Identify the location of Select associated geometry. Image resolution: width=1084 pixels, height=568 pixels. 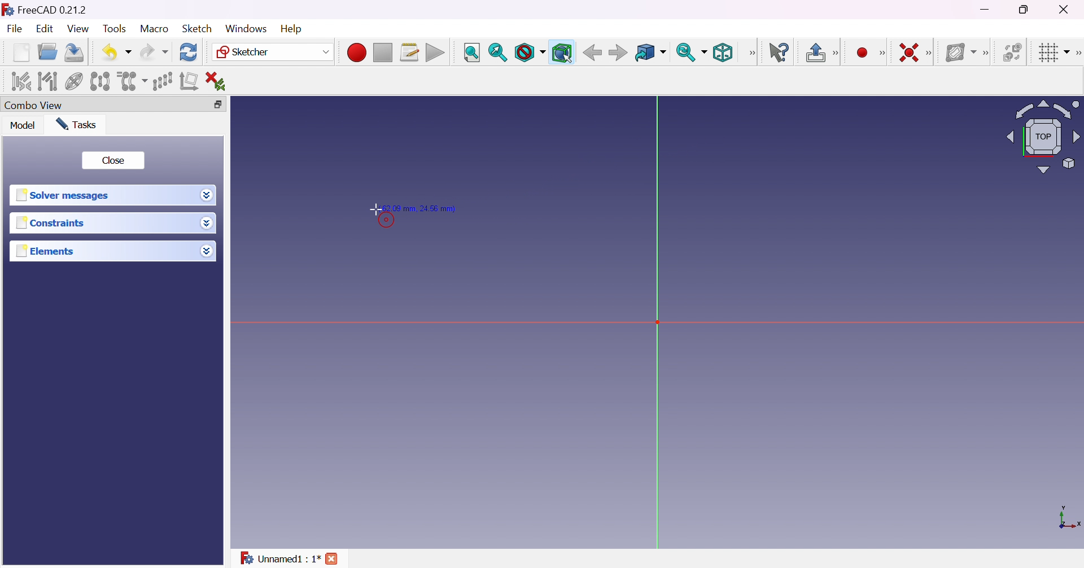
(48, 80).